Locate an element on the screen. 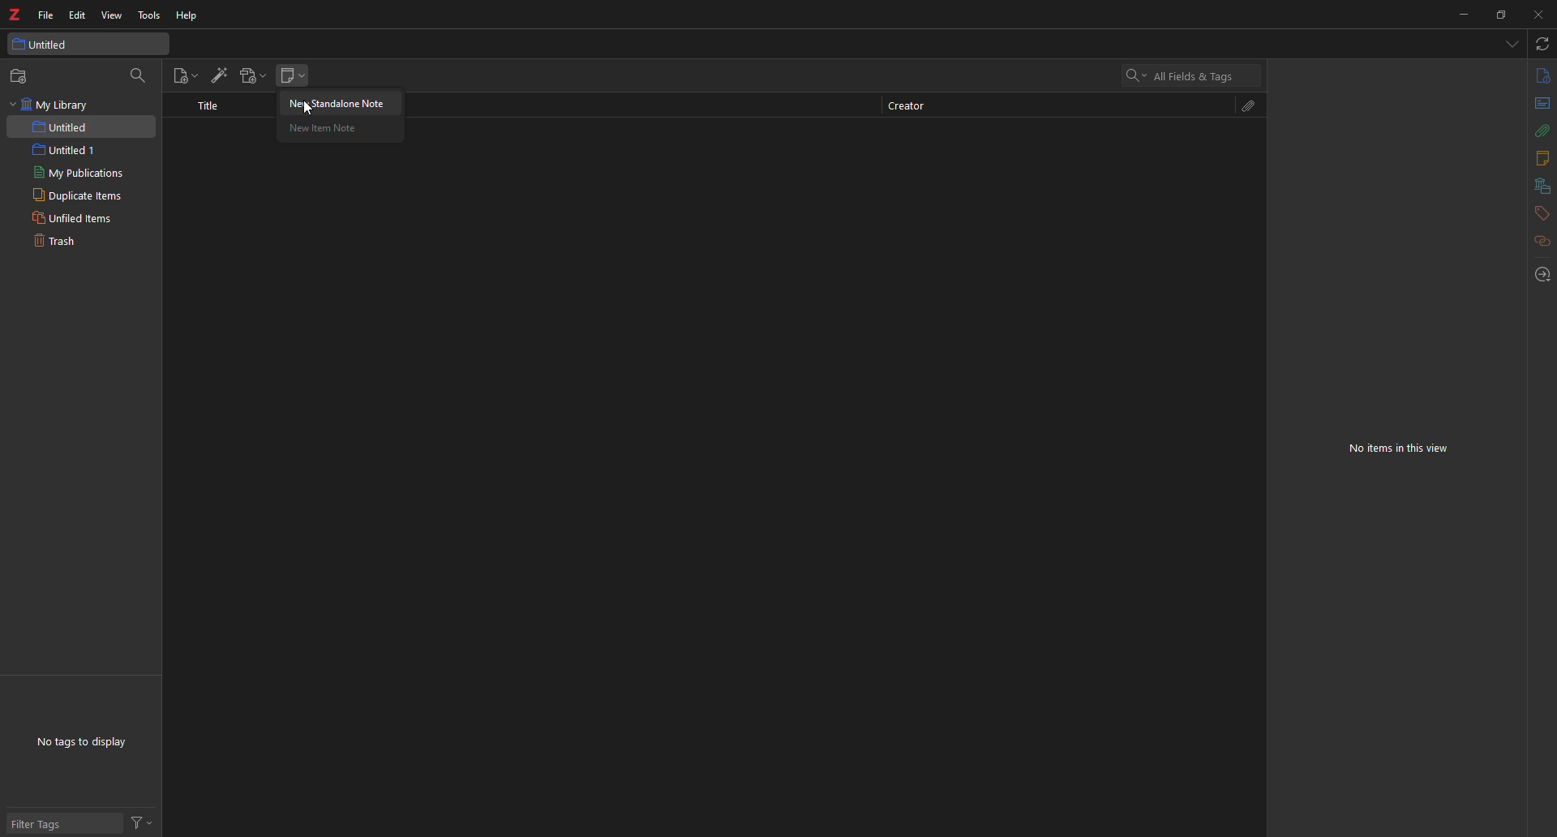 This screenshot has height=837, width=1557. z is located at coordinates (15, 15).